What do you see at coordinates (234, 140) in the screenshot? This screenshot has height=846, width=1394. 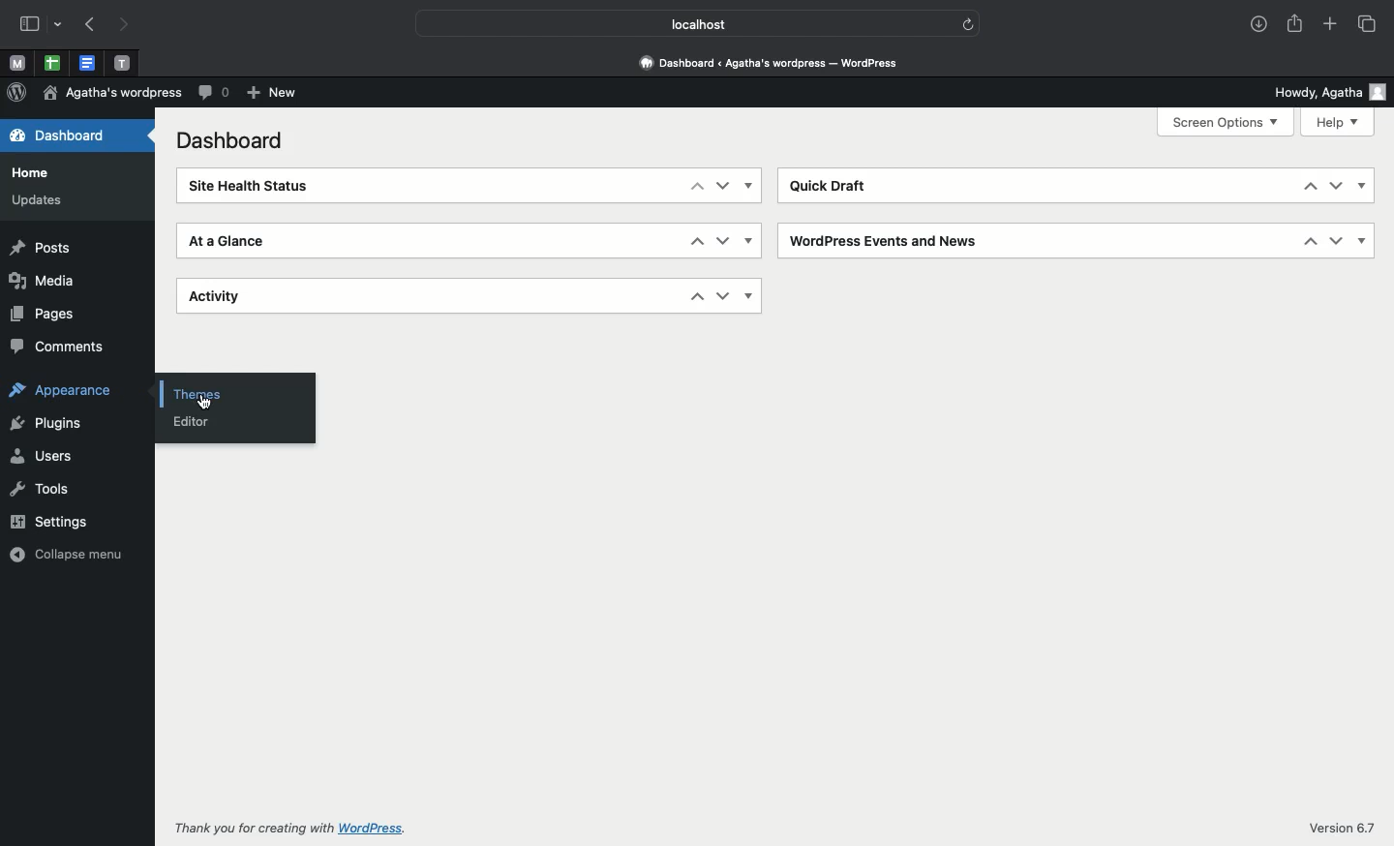 I see `Dashboard` at bounding box center [234, 140].